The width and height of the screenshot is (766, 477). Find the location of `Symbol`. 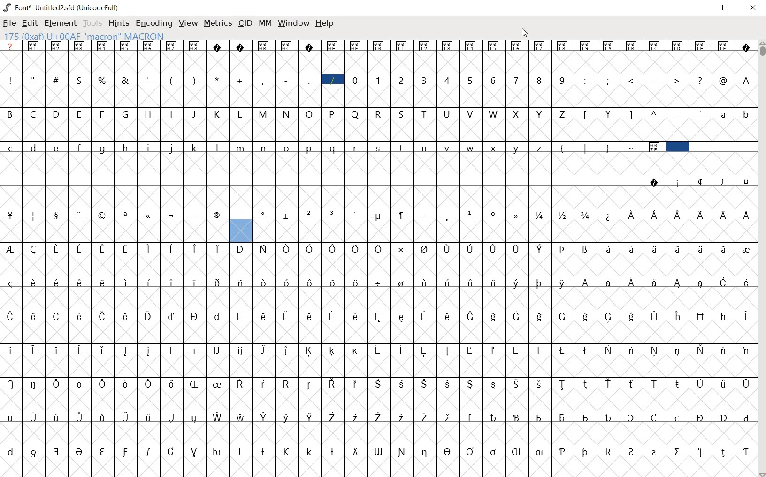

Symbol is located at coordinates (286, 315).